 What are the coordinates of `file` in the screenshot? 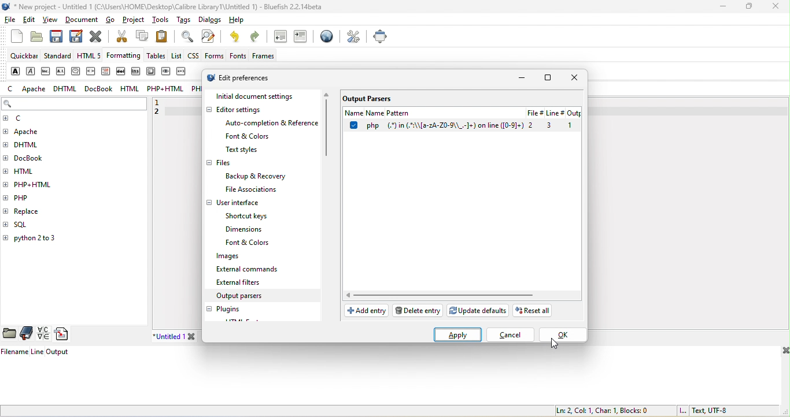 It's located at (9, 18).